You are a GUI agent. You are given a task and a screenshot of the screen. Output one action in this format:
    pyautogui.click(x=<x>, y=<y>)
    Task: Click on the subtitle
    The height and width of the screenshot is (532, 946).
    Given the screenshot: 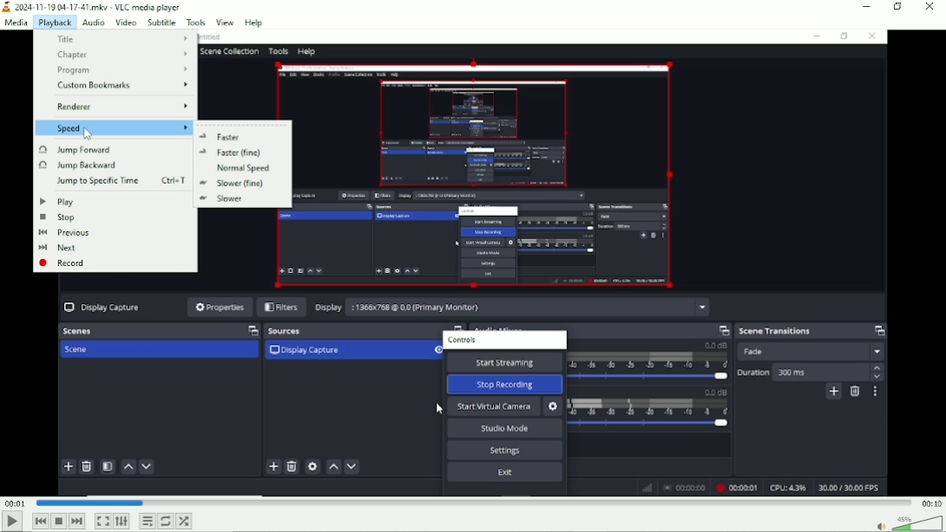 What is the action you would take?
    pyautogui.click(x=160, y=21)
    